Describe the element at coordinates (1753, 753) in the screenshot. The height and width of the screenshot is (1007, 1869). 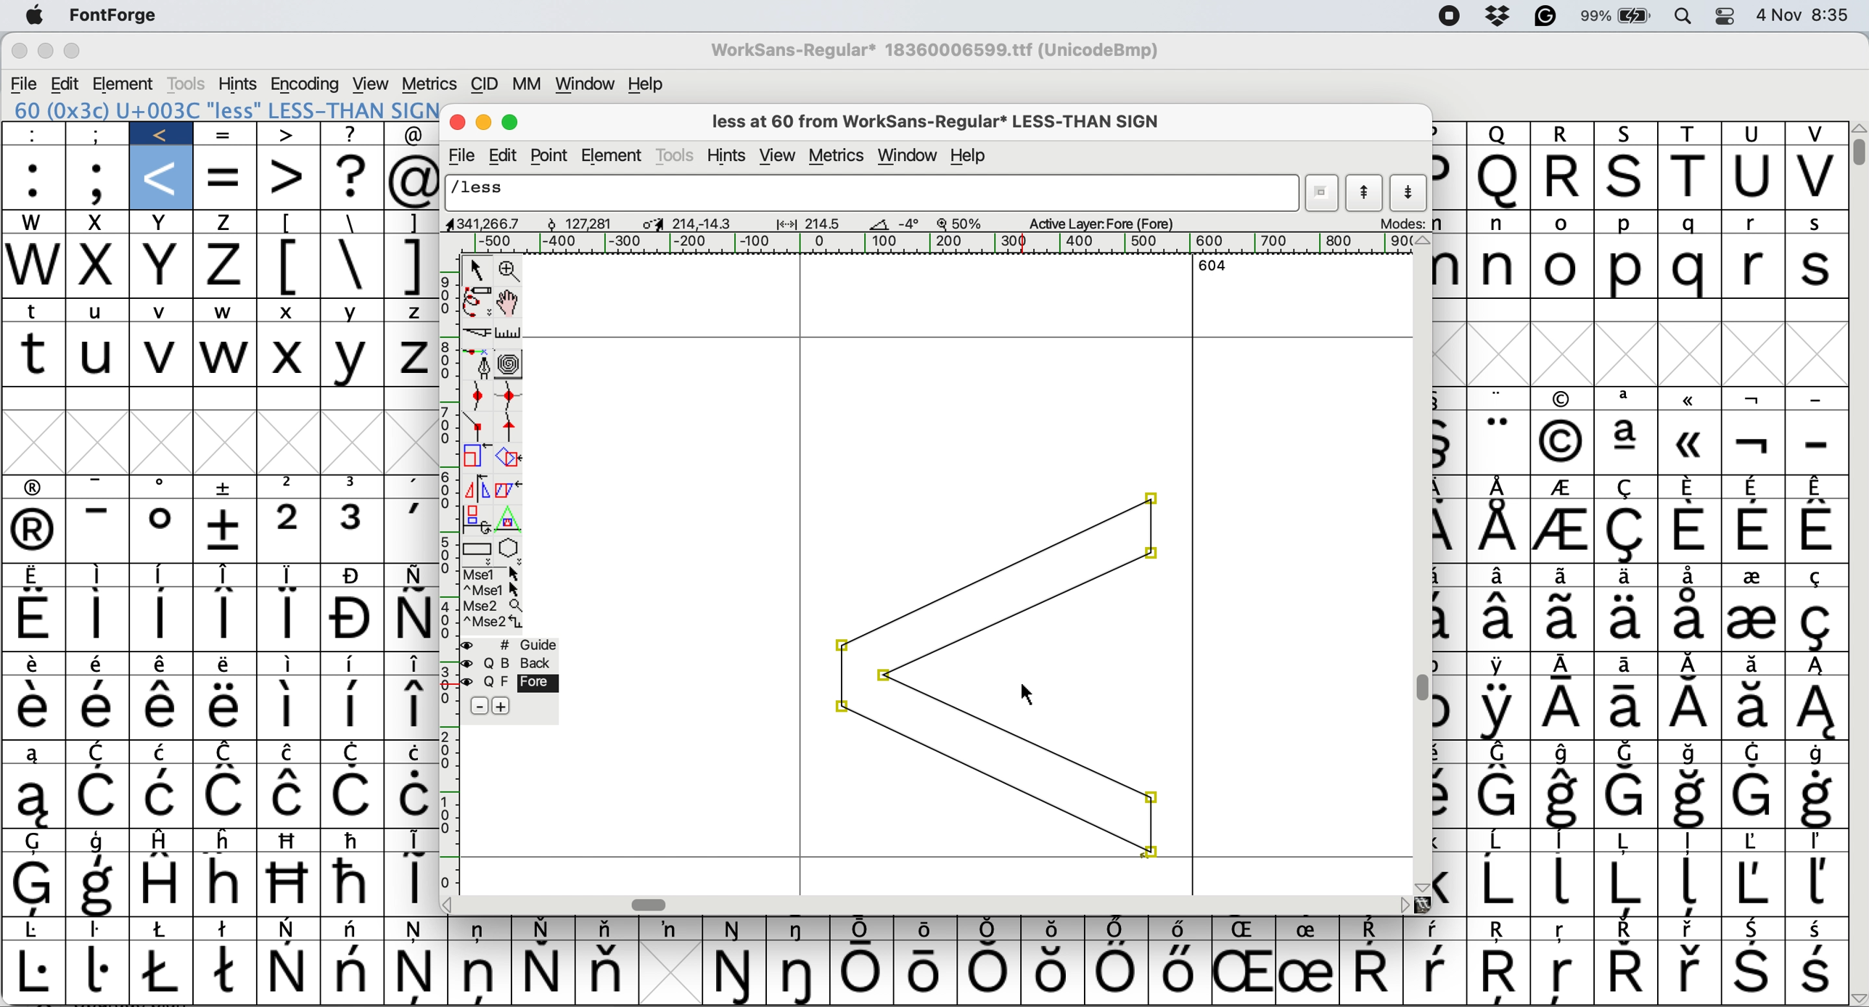
I see `Symbol` at that location.